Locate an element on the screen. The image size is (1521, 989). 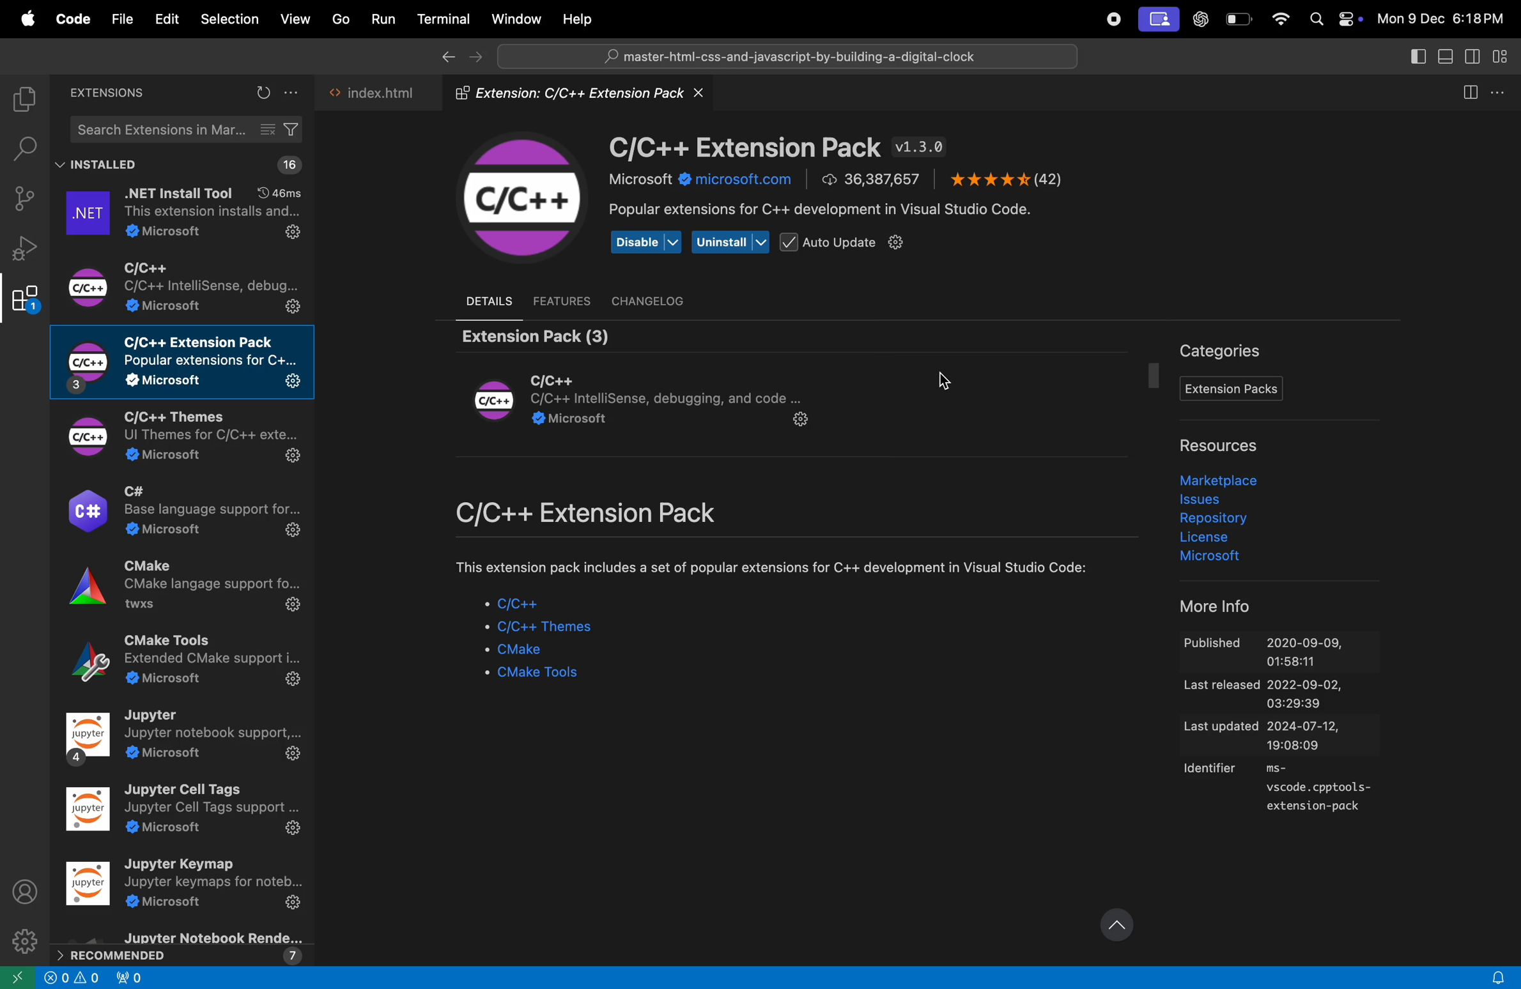
c/C++ is located at coordinates (520, 606).